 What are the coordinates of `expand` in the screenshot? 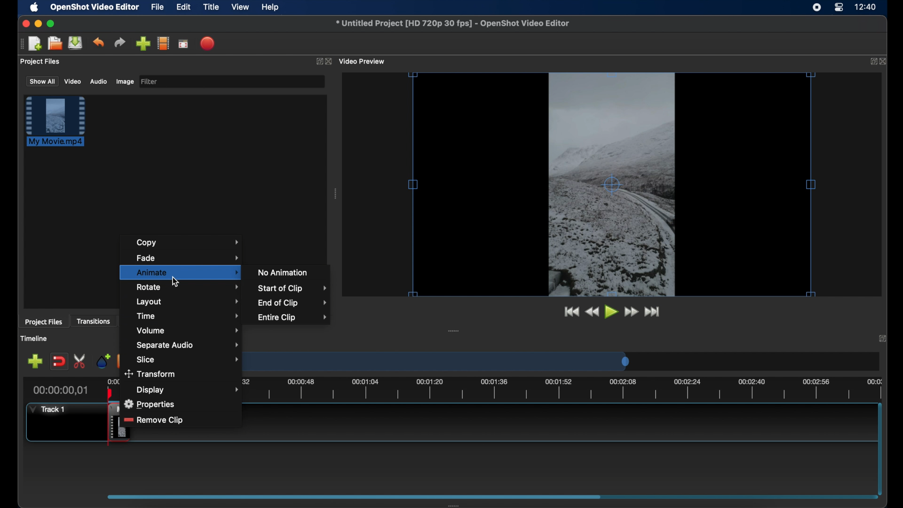 It's located at (317, 63).